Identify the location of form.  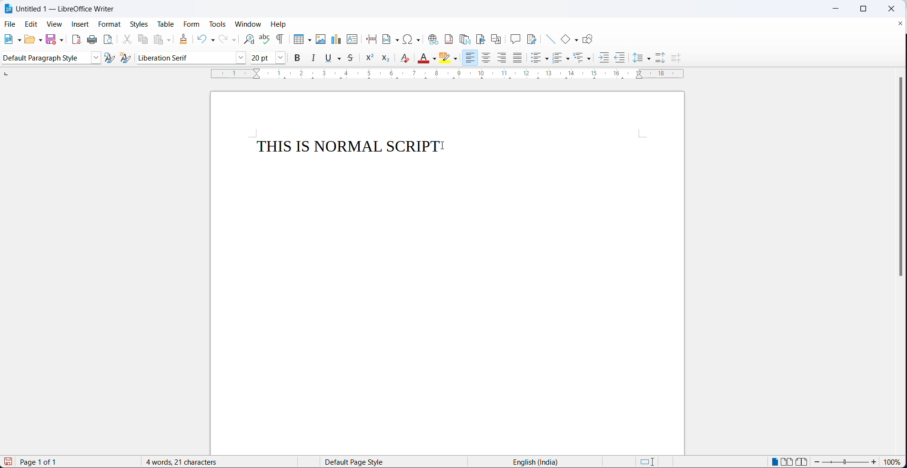
(192, 25).